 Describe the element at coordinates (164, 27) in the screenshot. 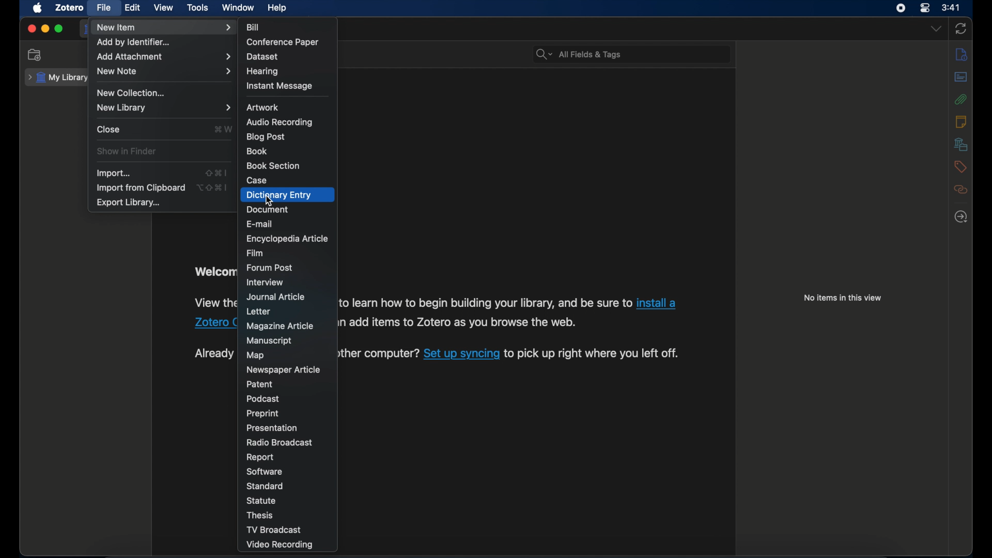

I see `new item` at that location.